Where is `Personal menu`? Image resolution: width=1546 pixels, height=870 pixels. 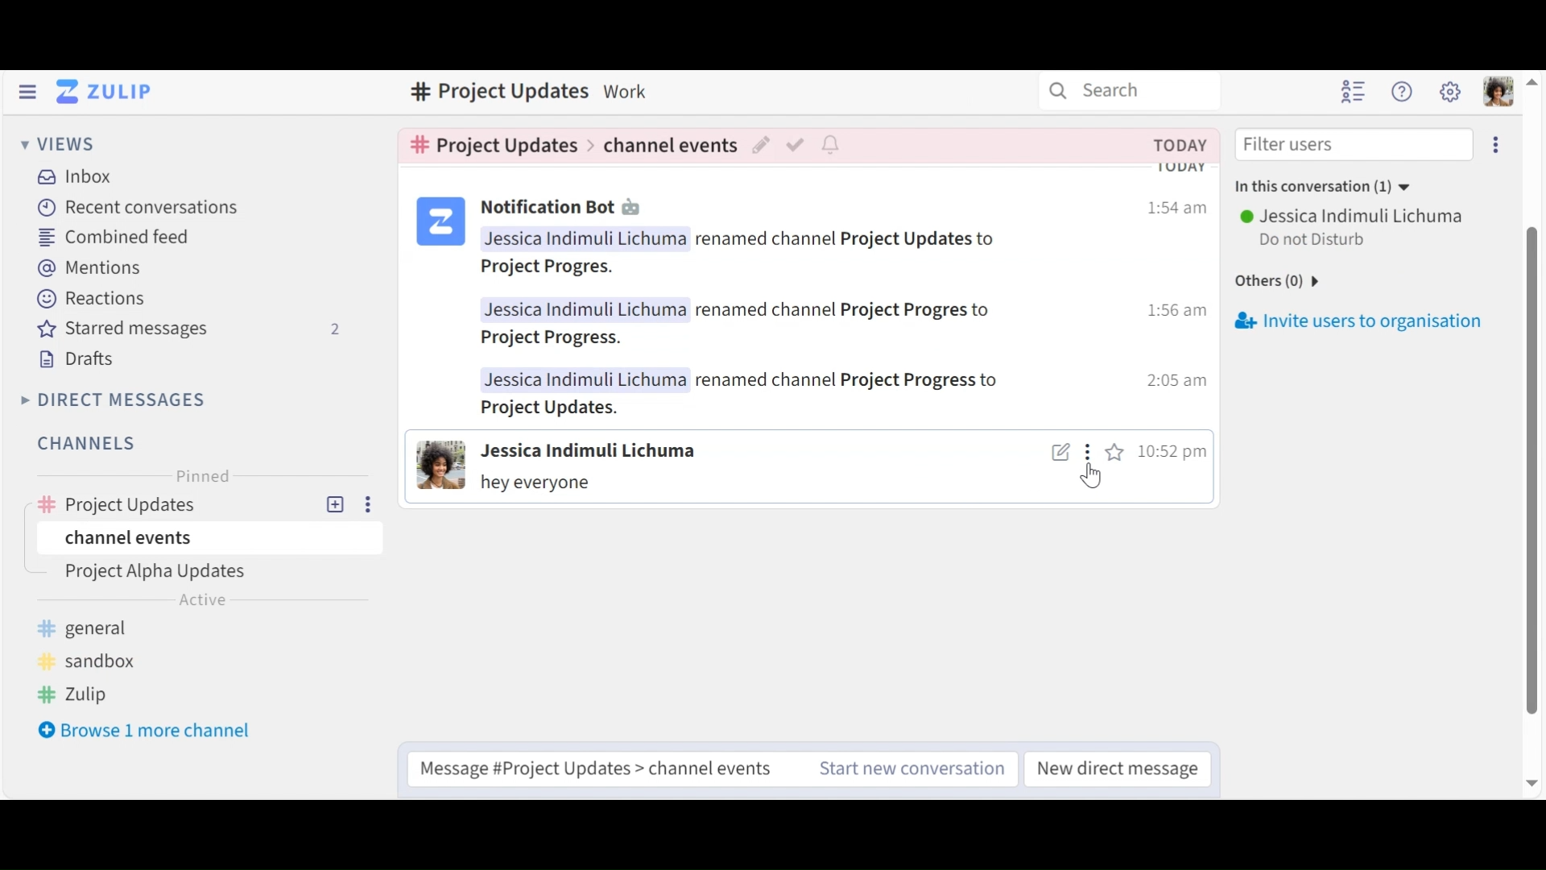 Personal menu is located at coordinates (1497, 93).